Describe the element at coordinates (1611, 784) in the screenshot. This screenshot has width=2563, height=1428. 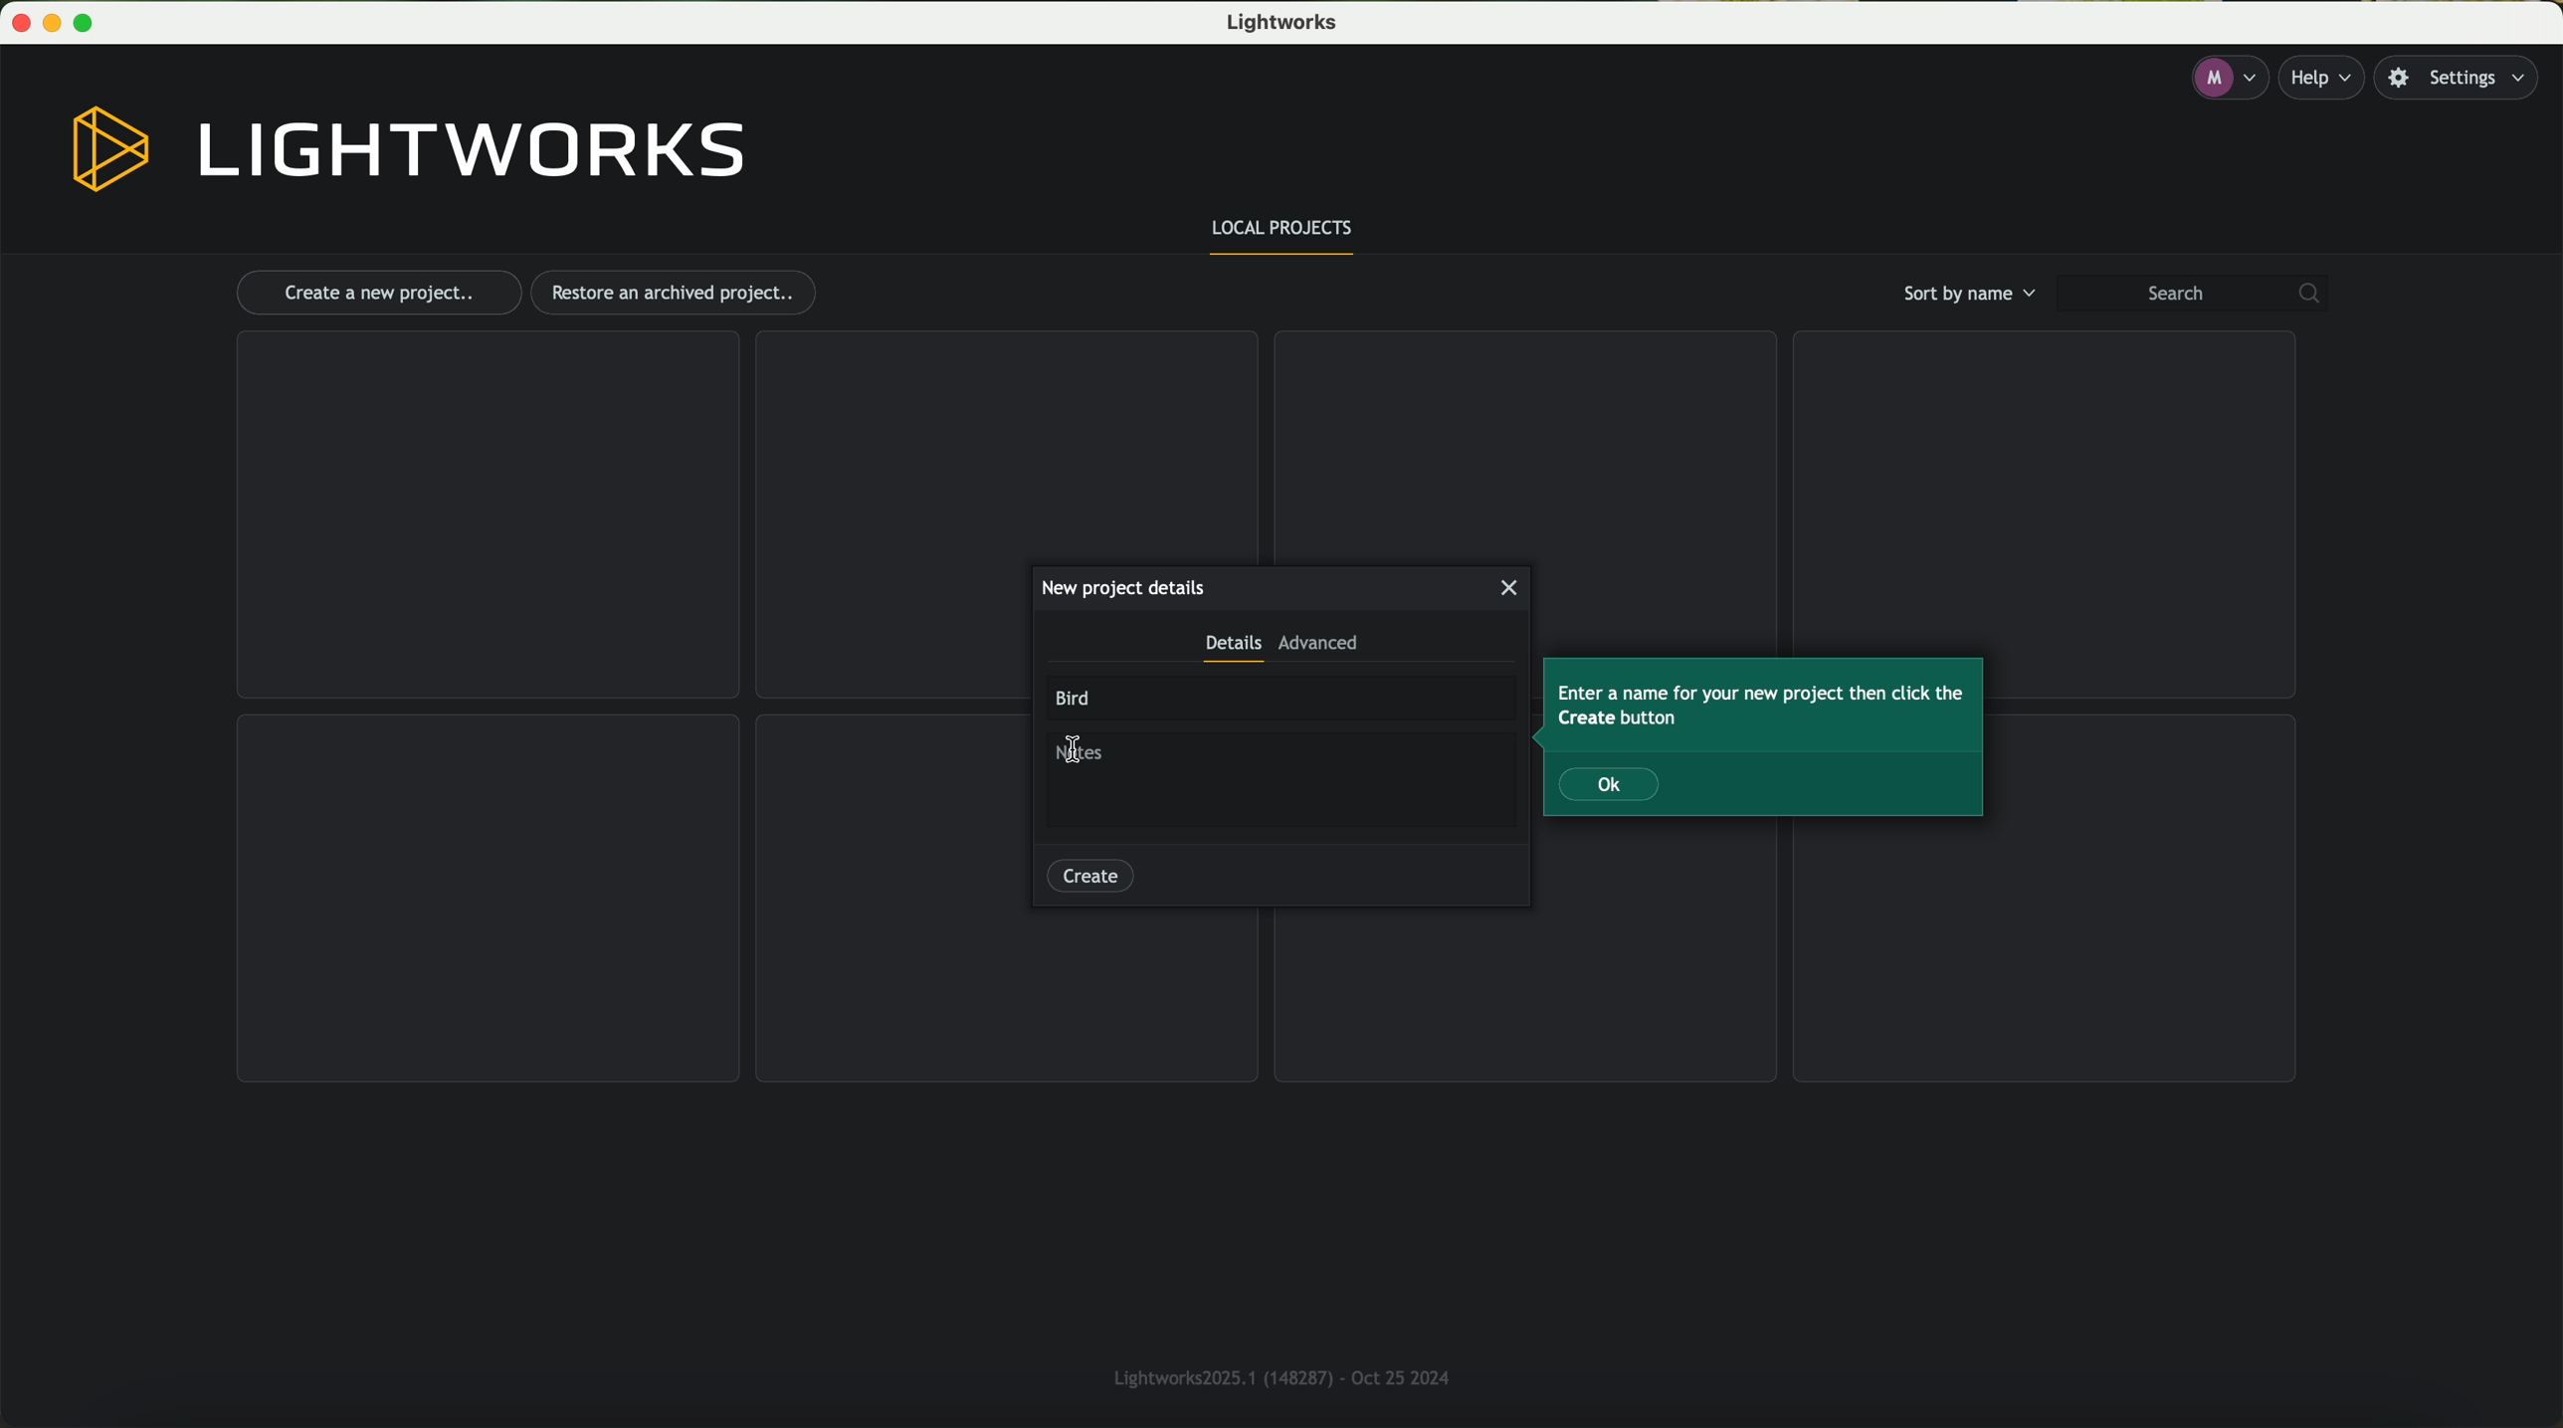
I see `OK button` at that location.